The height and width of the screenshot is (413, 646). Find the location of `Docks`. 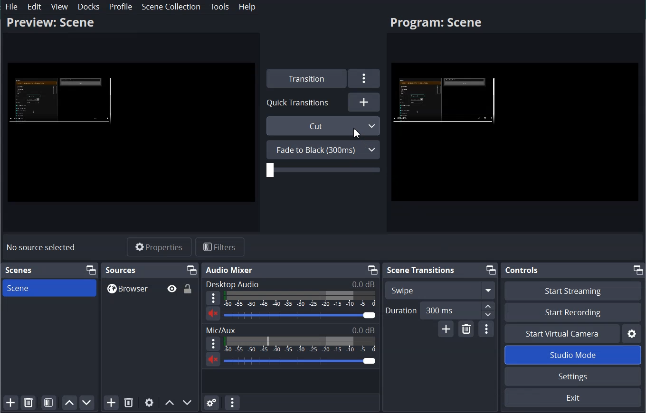

Docks is located at coordinates (89, 7).